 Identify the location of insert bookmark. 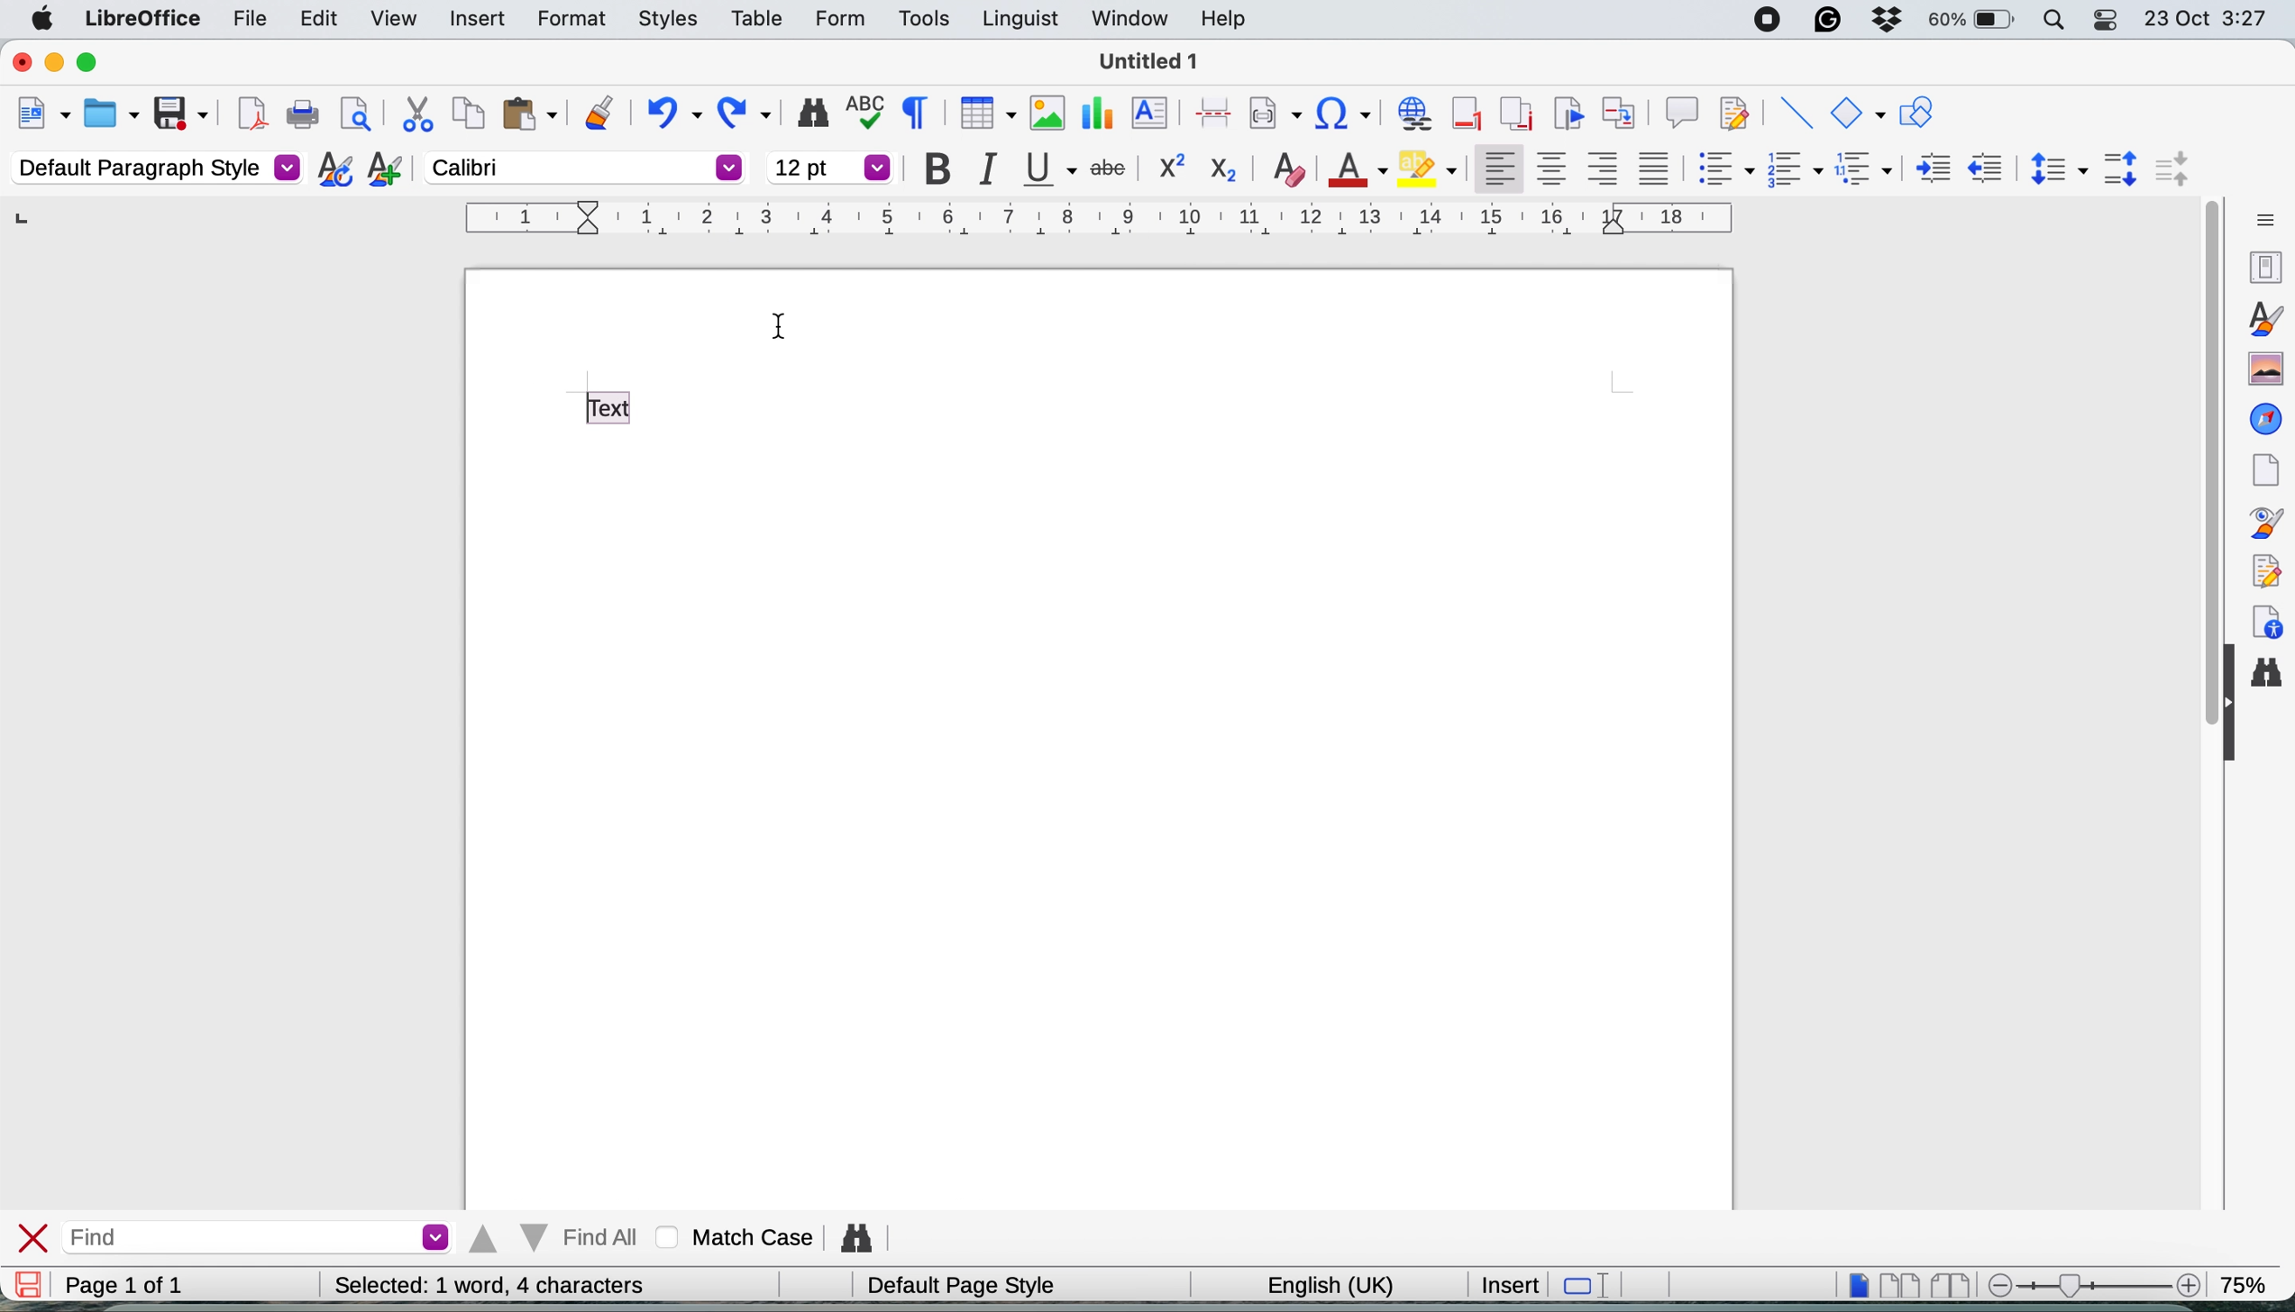
(1568, 114).